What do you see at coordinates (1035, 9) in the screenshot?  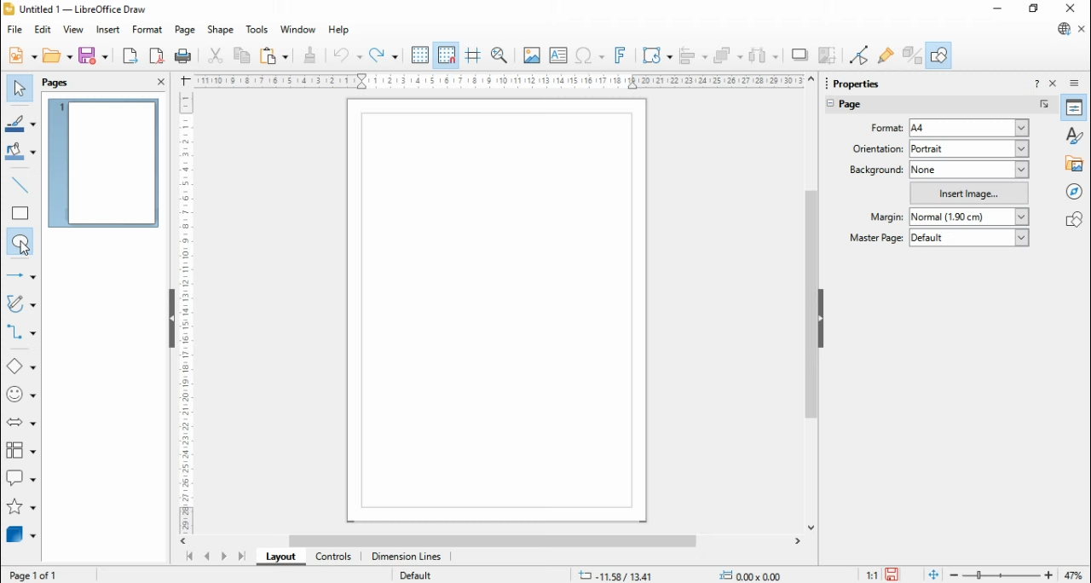 I see `restore` at bounding box center [1035, 9].